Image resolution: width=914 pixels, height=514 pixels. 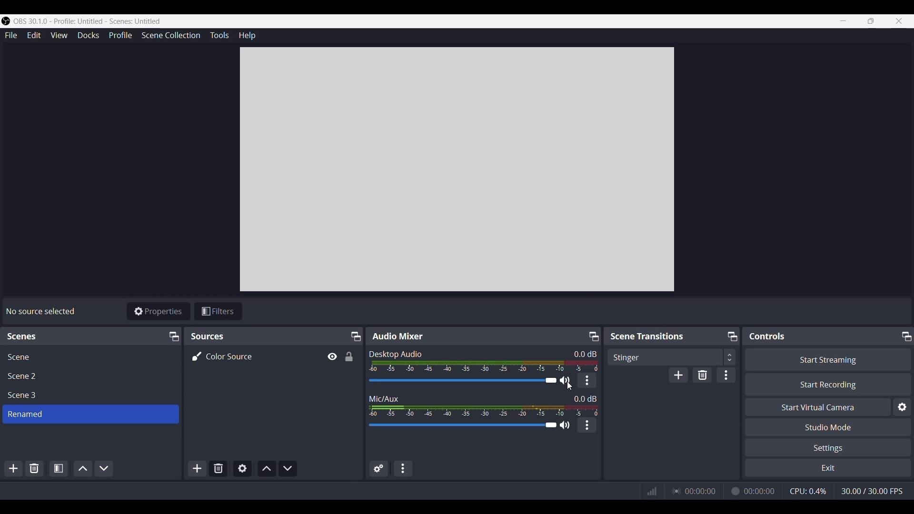 I want to click on View/Hide source on canvas, so click(x=331, y=356).